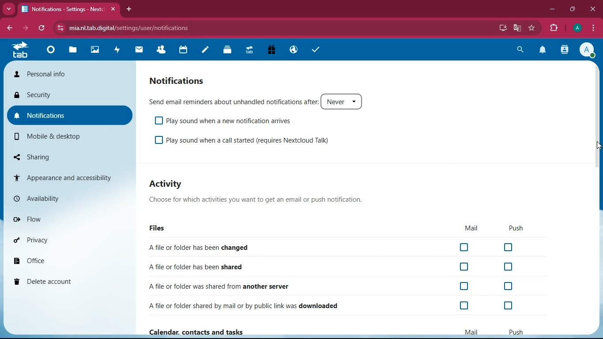 This screenshot has height=339, width=603. I want to click on View site information, so click(59, 28).